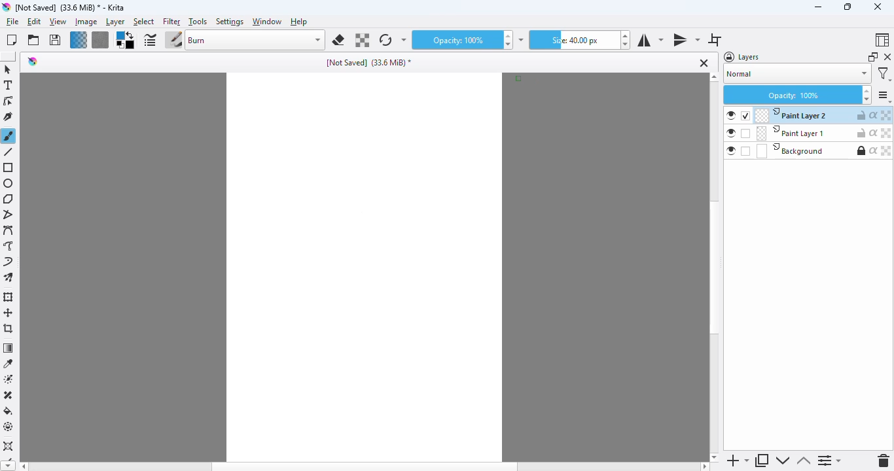 The image size is (894, 471). What do you see at coordinates (705, 466) in the screenshot?
I see `scroll left` at bounding box center [705, 466].